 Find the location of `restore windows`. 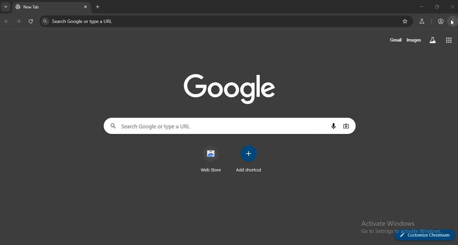

restore windows is located at coordinates (437, 7).